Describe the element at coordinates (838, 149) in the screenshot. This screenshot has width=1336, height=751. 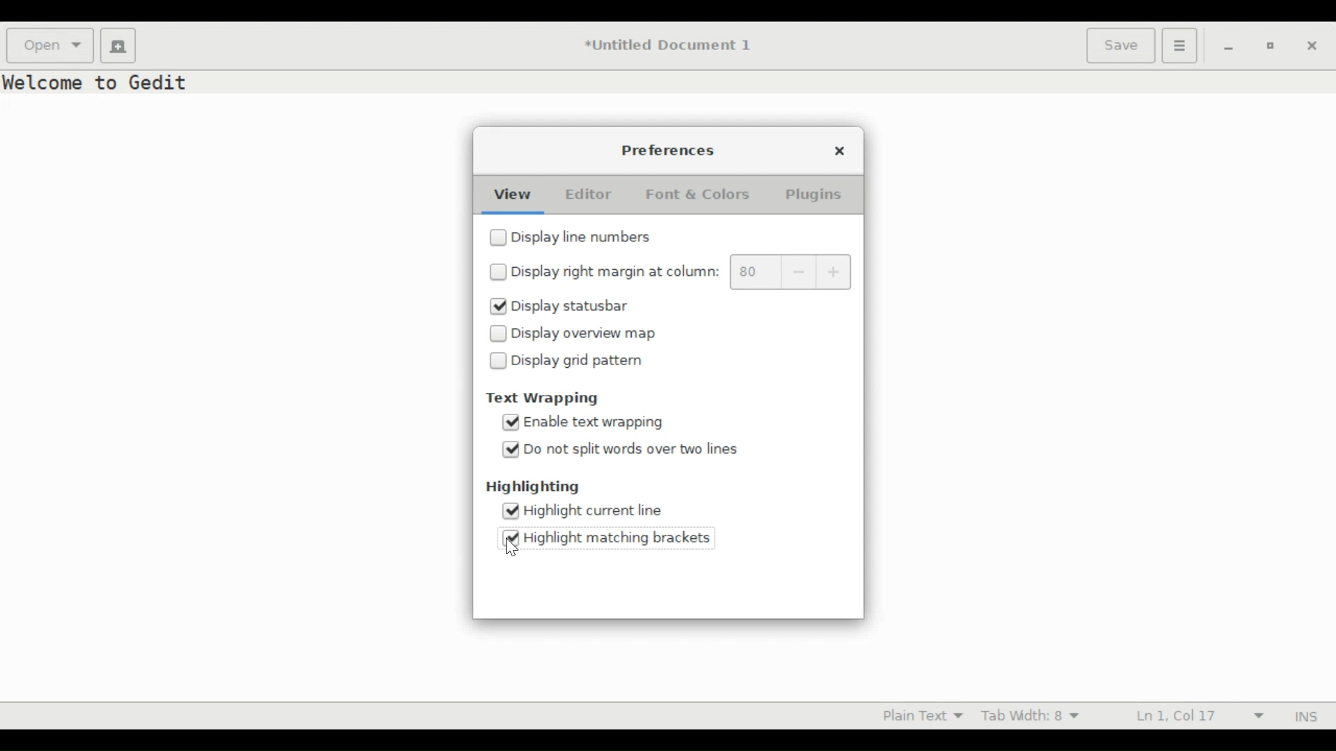
I see `Close` at that location.